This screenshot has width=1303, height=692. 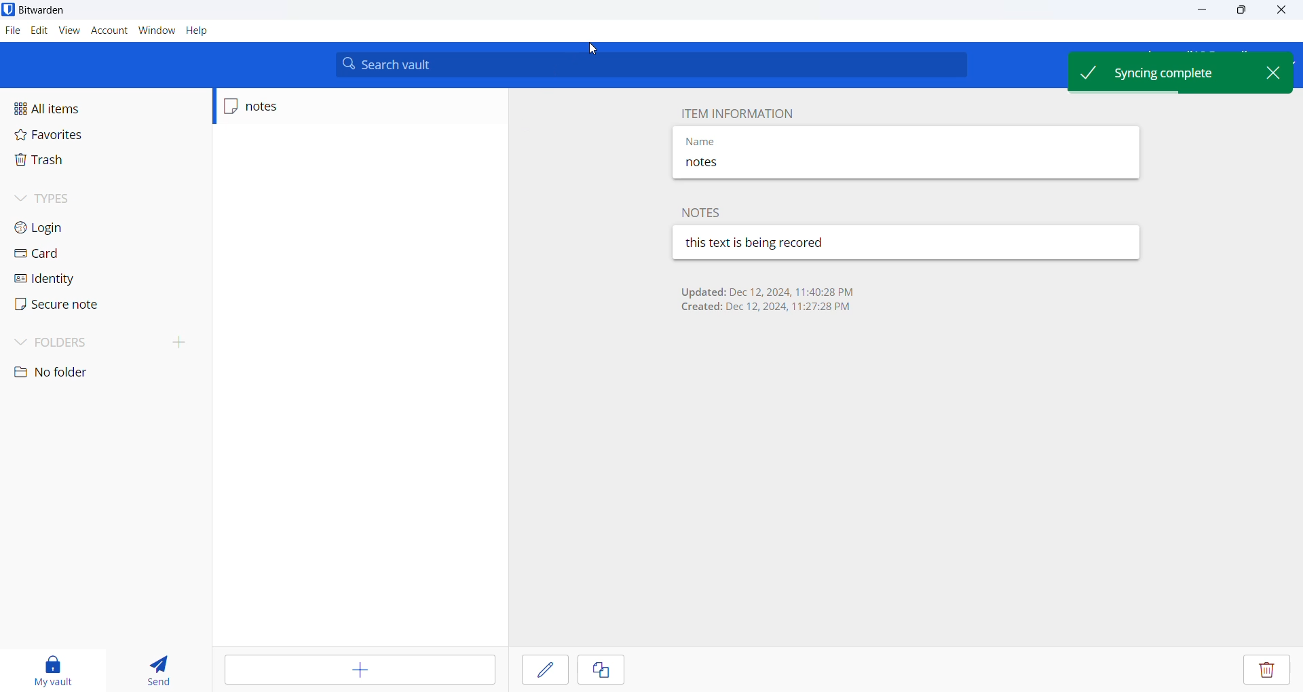 What do you see at coordinates (60, 161) in the screenshot?
I see `trash` at bounding box center [60, 161].